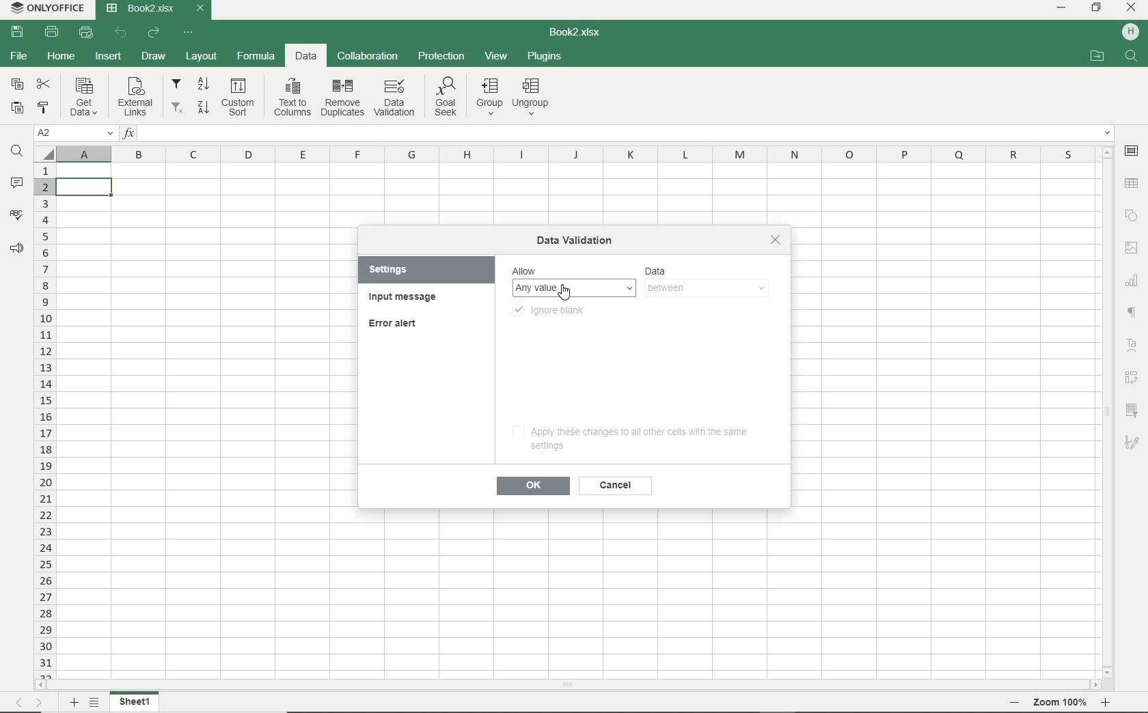 The width and height of the screenshot is (1148, 713). I want to click on MINIMIZE, so click(1061, 7).